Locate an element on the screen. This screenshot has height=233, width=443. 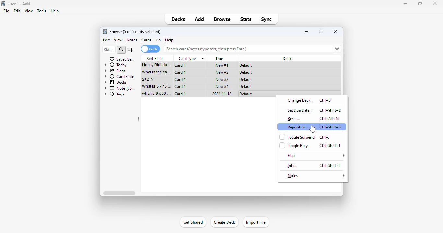
browse (1 of 5 cards selected) is located at coordinates (135, 32).